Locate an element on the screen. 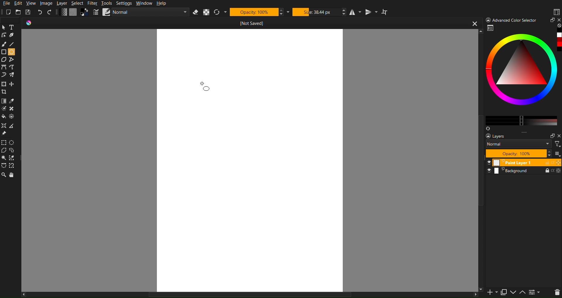  Color Settings is located at coordinates (74, 12).